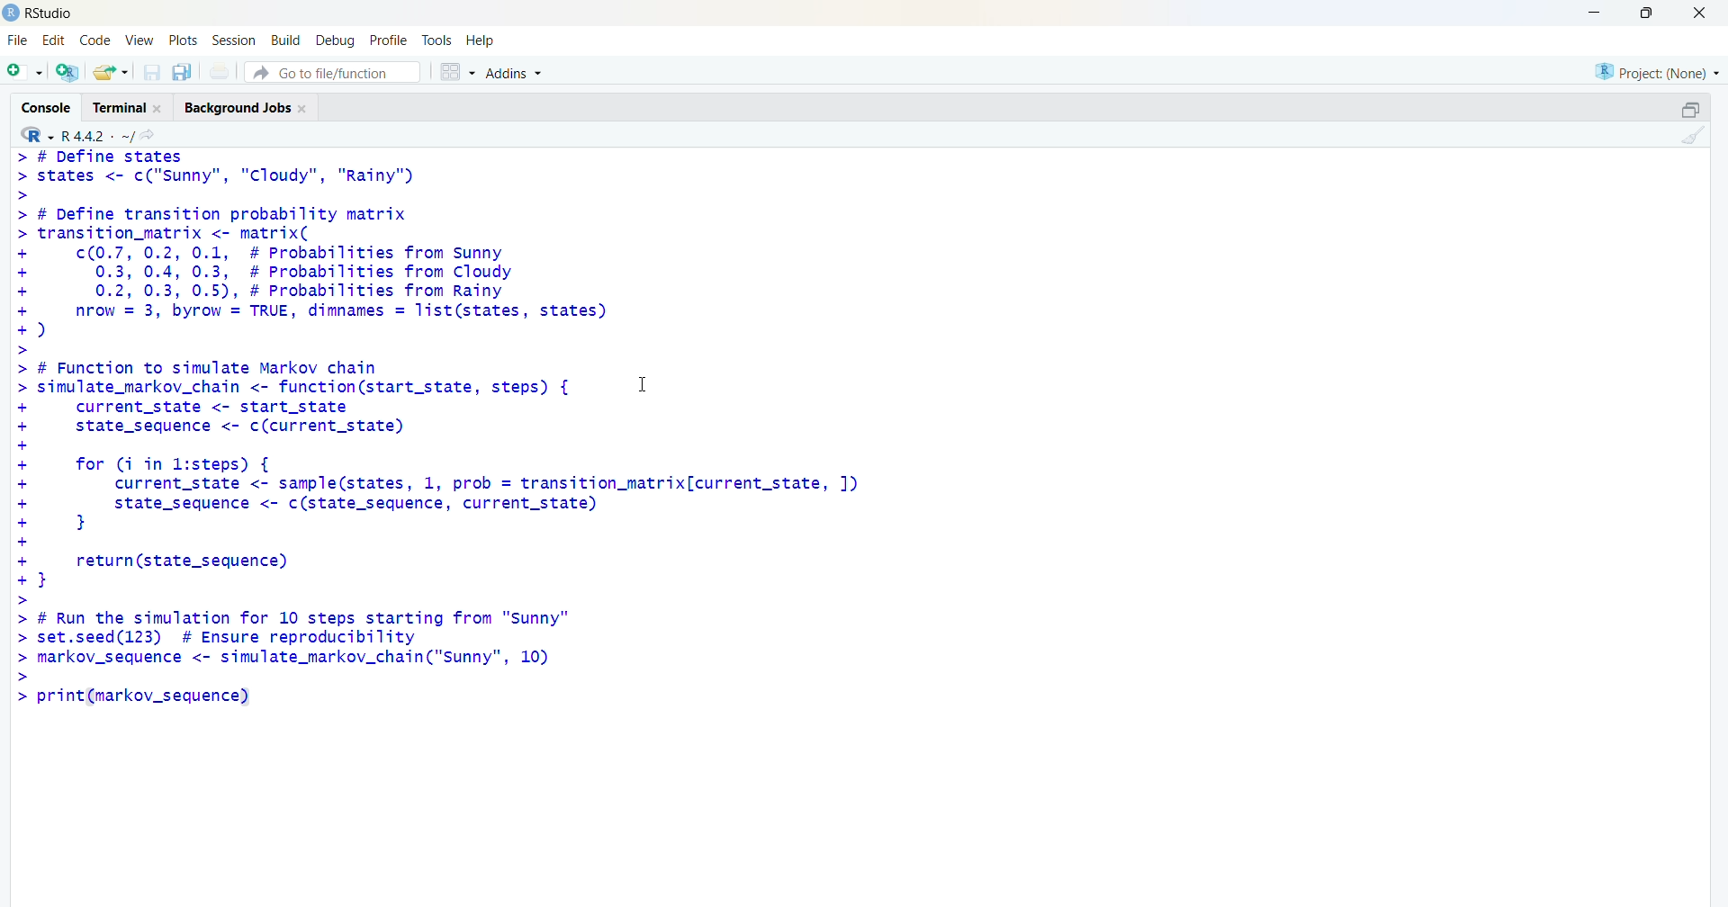 The image size is (1728, 907). I want to click on create a project, so click(66, 73).